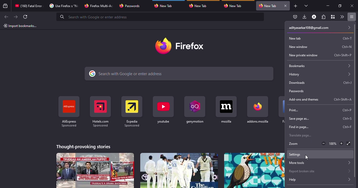 The height and width of the screenshot is (188, 358). What do you see at coordinates (318, 180) in the screenshot?
I see `help` at bounding box center [318, 180].